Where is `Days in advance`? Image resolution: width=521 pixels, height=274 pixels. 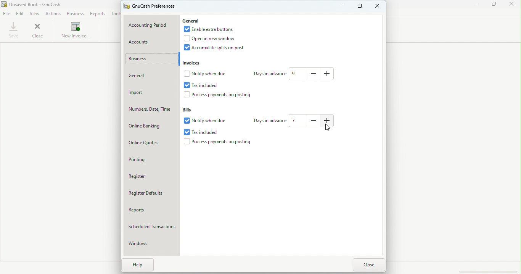
Days in advance is located at coordinates (270, 121).